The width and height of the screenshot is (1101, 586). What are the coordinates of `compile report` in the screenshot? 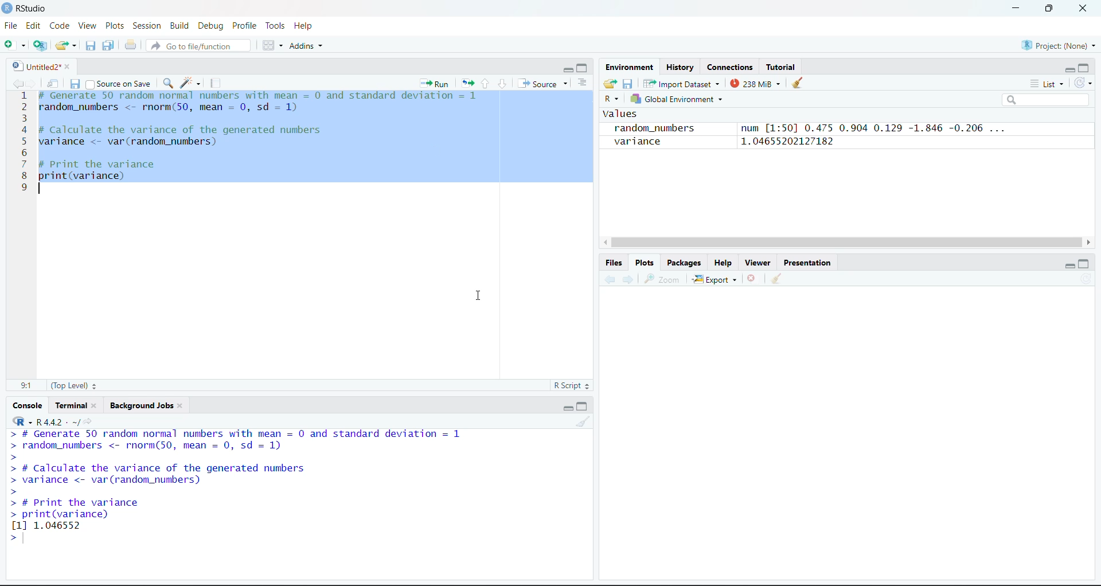 It's located at (216, 83).